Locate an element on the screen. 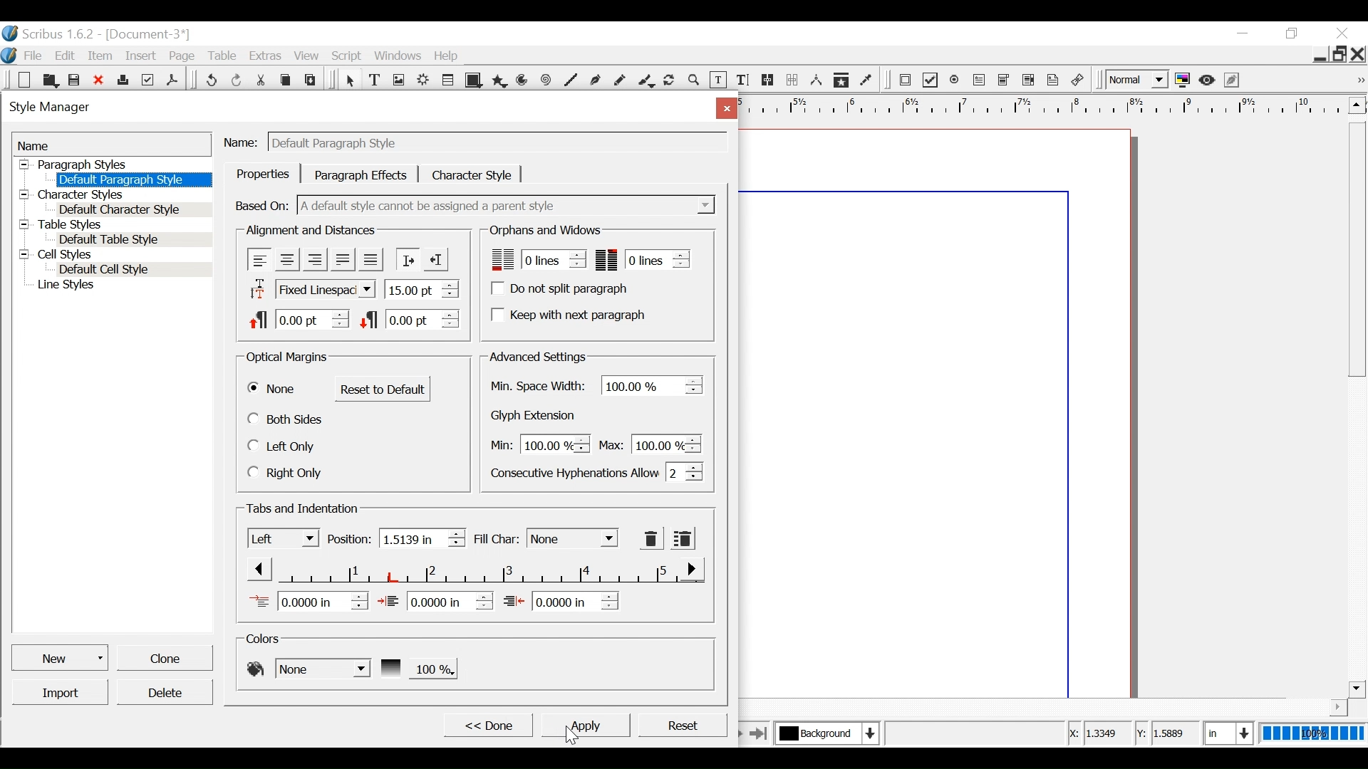 The width and height of the screenshot is (1368, 769). Edit text with Story is located at coordinates (742, 80).